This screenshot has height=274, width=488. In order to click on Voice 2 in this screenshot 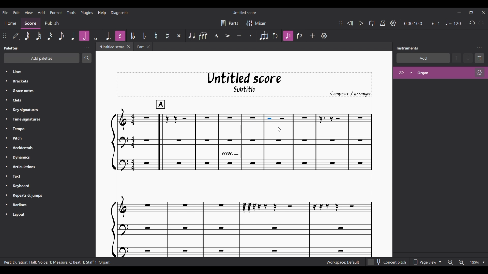, I will do `click(300, 36)`.